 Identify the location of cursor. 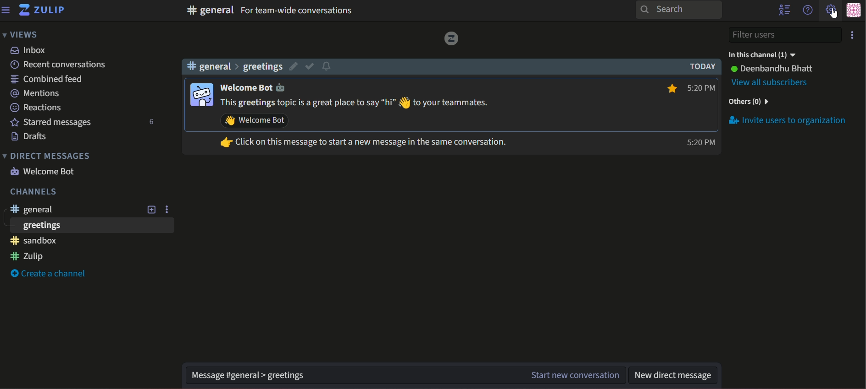
(837, 15).